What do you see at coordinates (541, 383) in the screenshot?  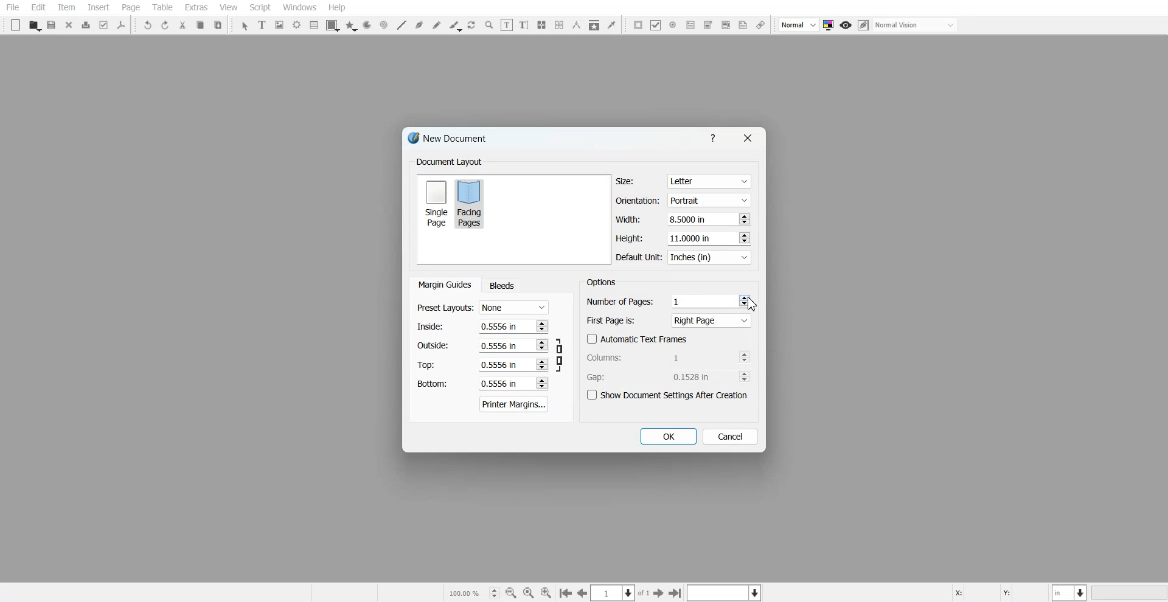 I see `Increase and decrease No. ` at bounding box center [541, 383].